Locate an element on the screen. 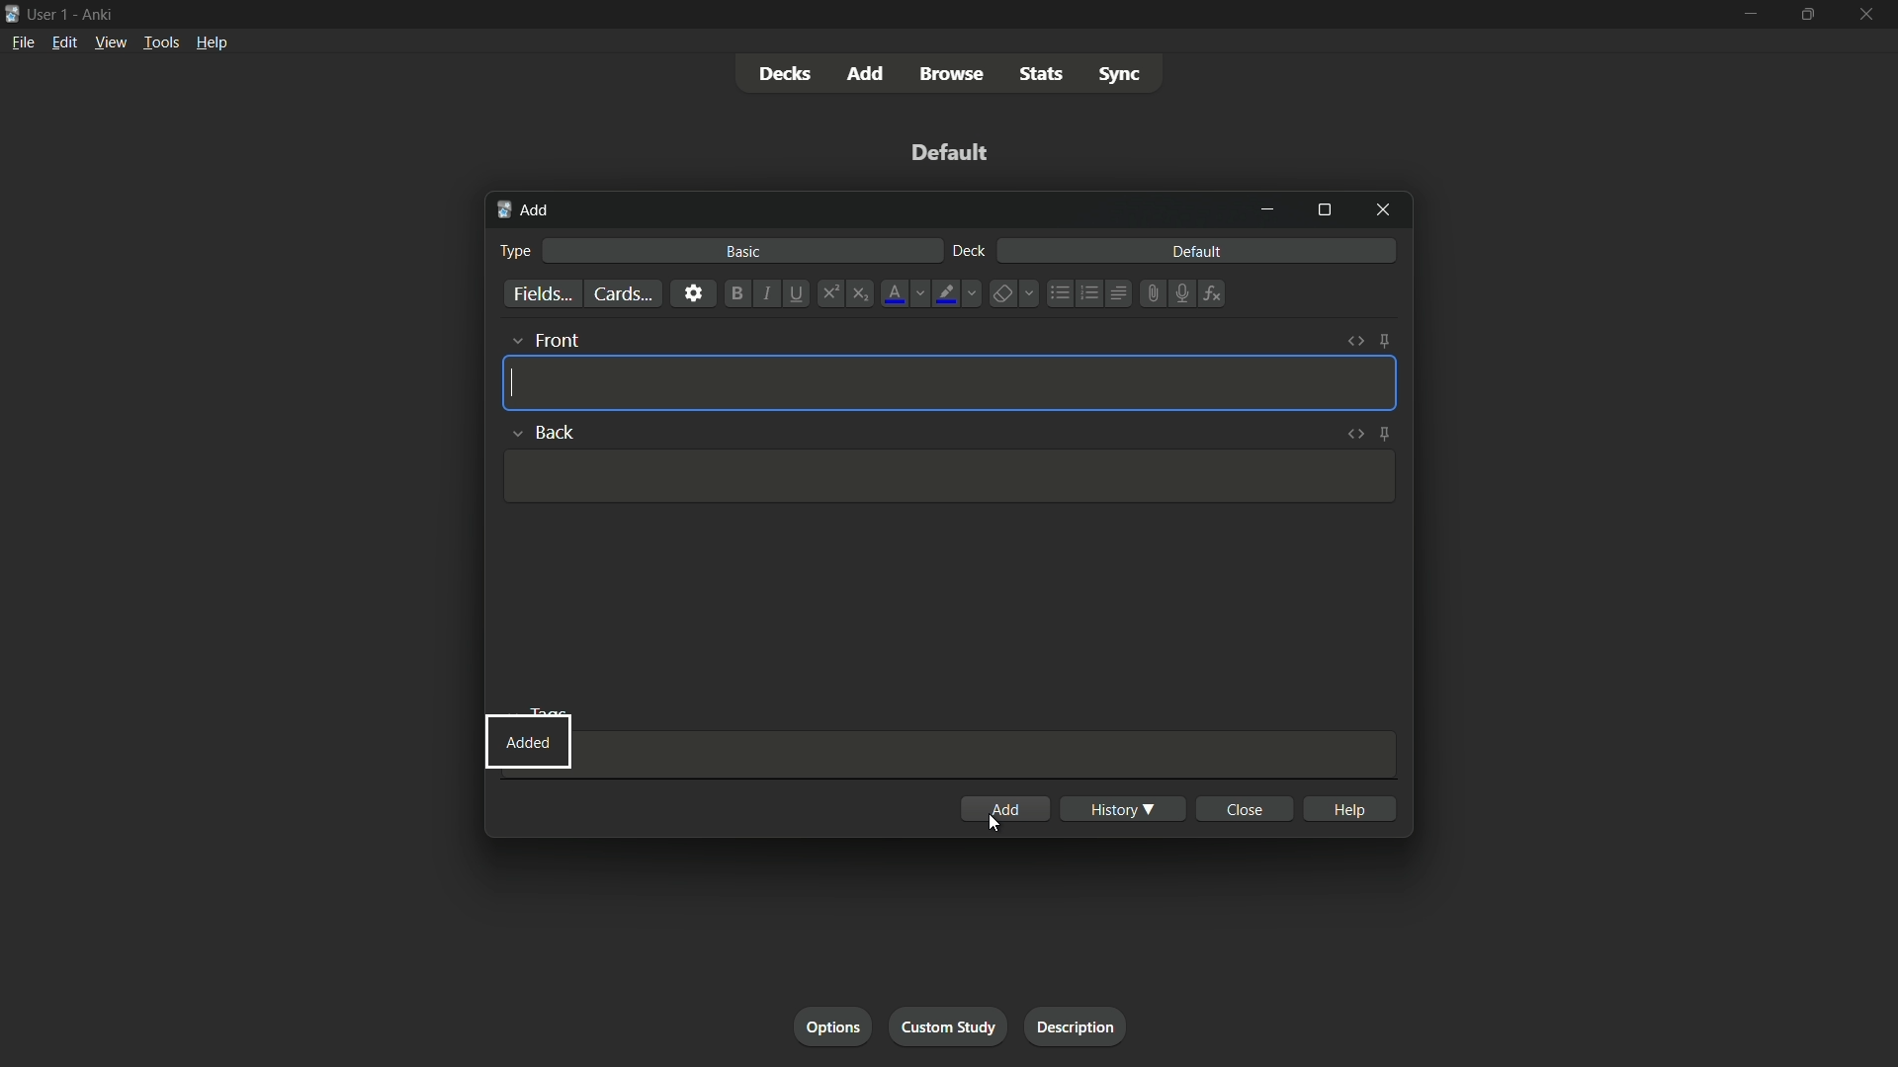  add is located at coordinates (1003, 809).